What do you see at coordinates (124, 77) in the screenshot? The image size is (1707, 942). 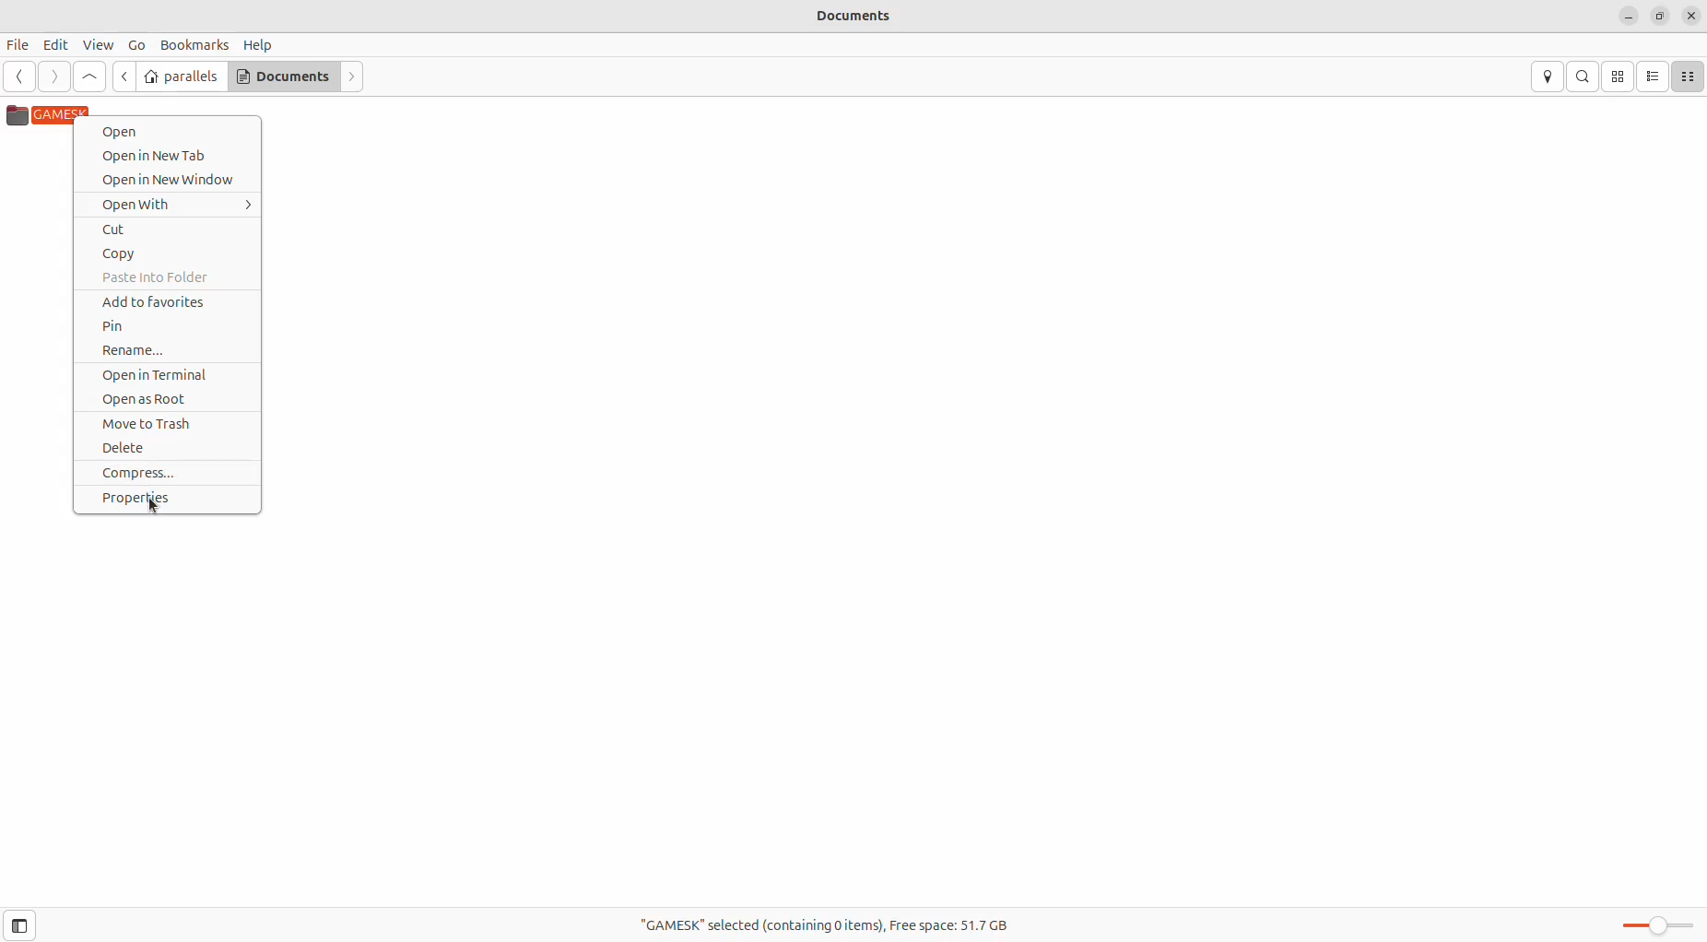 I see `go back` at bounding box center [124, 77].